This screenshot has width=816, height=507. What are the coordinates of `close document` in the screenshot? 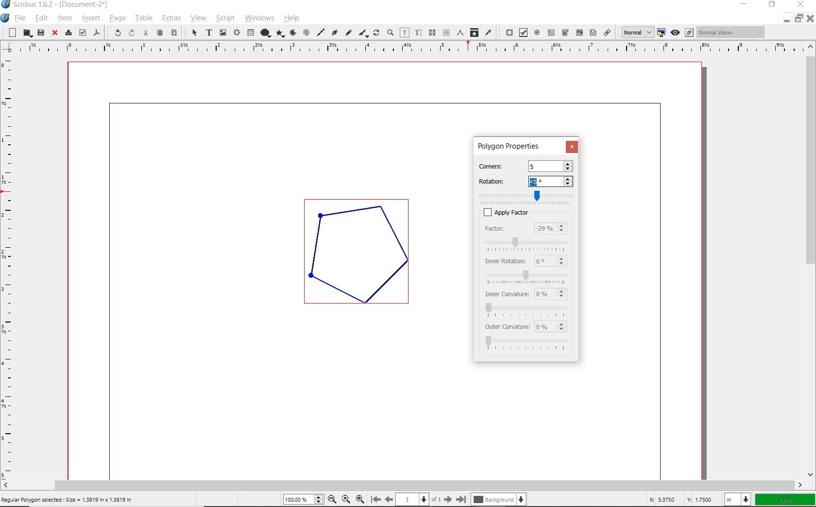 It's located at (809, 18).